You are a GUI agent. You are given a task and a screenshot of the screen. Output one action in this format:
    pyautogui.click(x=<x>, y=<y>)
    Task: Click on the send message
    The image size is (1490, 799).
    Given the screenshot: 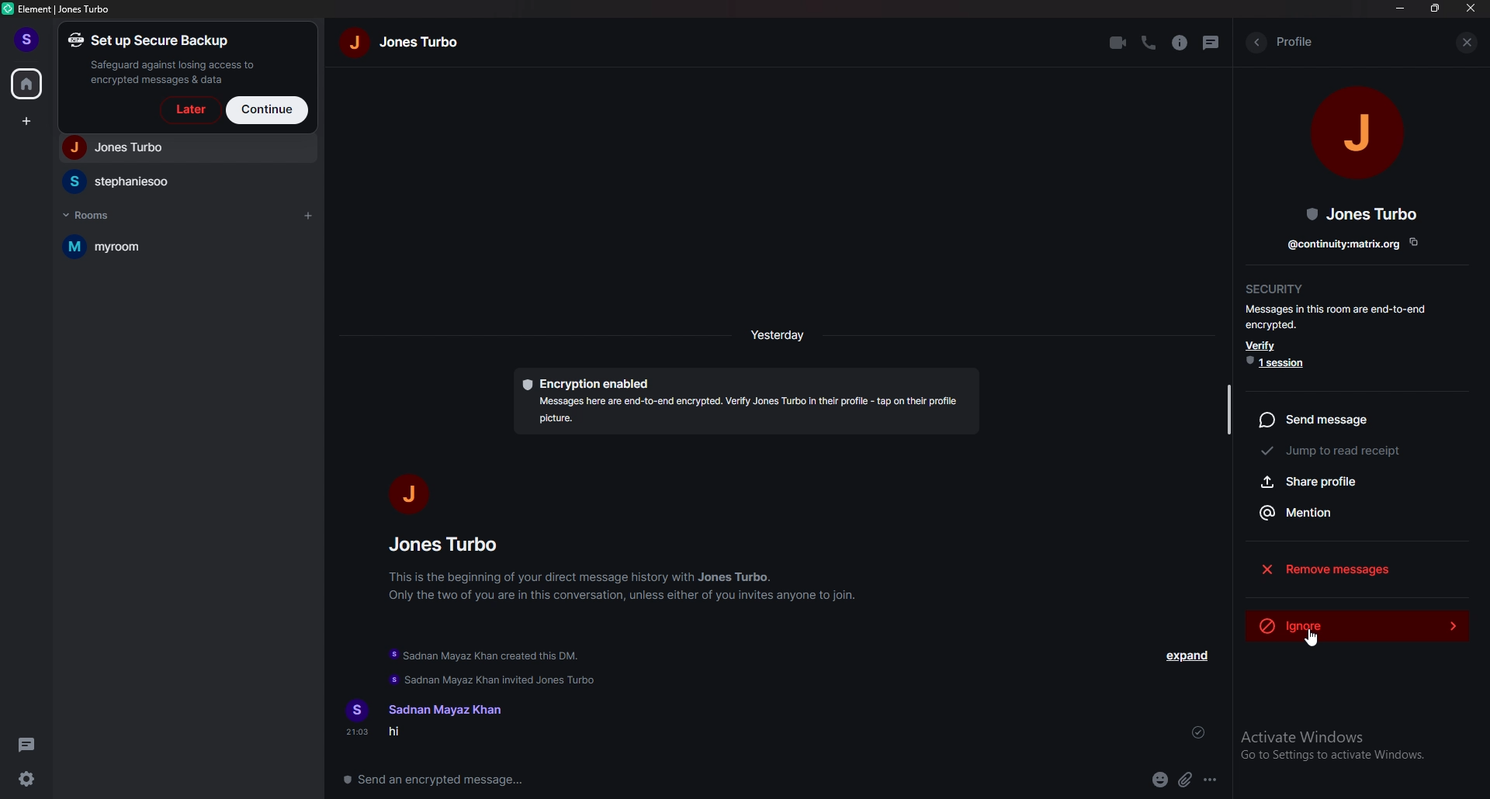 What is the action you would take?
    pyautogui.click(x=1352, y=418)
    